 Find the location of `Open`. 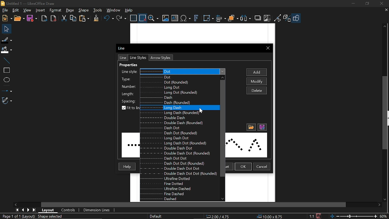

Open is located at coordinates (19, 19).